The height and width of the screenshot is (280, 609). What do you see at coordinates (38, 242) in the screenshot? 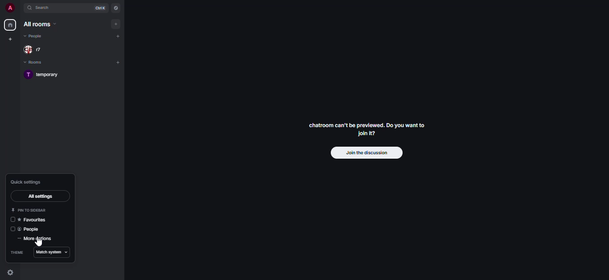
I see `cursor` at bounding box center [38, 242].